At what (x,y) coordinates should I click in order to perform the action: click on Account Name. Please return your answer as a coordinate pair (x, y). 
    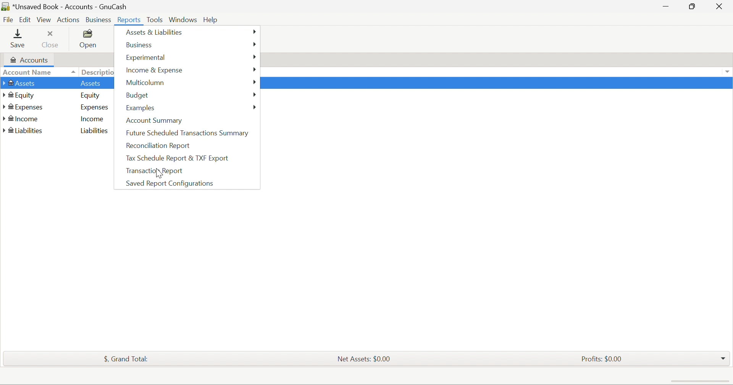
    Looking at the image, I should click on (28, 72).